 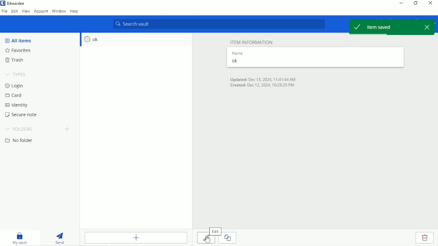 I want to click on Close, so click(x=430, y=3).